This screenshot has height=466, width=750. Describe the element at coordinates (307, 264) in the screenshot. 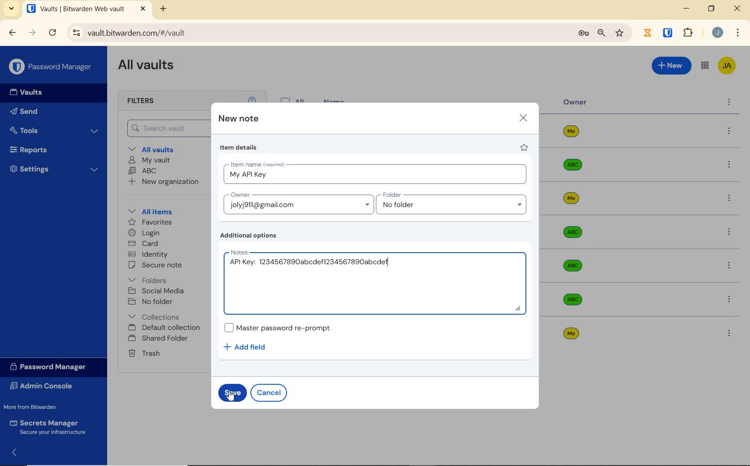

I see `API Key pasted` at that location.